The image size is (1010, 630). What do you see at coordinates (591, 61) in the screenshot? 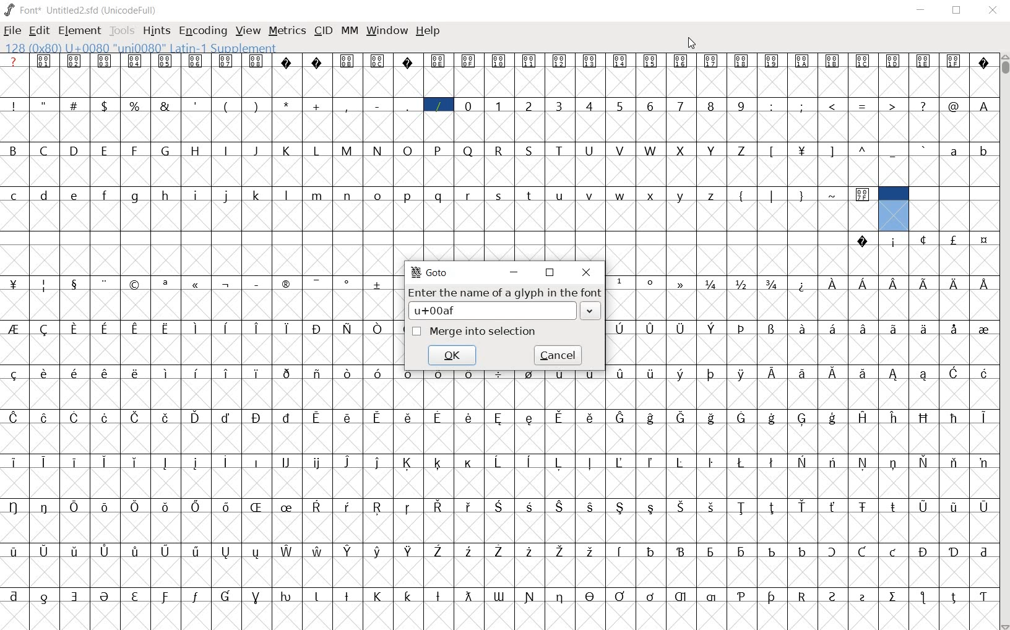
I see `Symbol` at bounding box center [591, 61].